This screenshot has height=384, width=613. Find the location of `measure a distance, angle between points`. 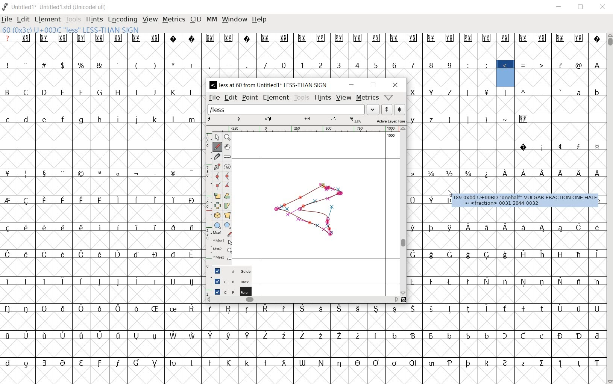

measure a distance, angle between points is located at coordinates (228, 157).